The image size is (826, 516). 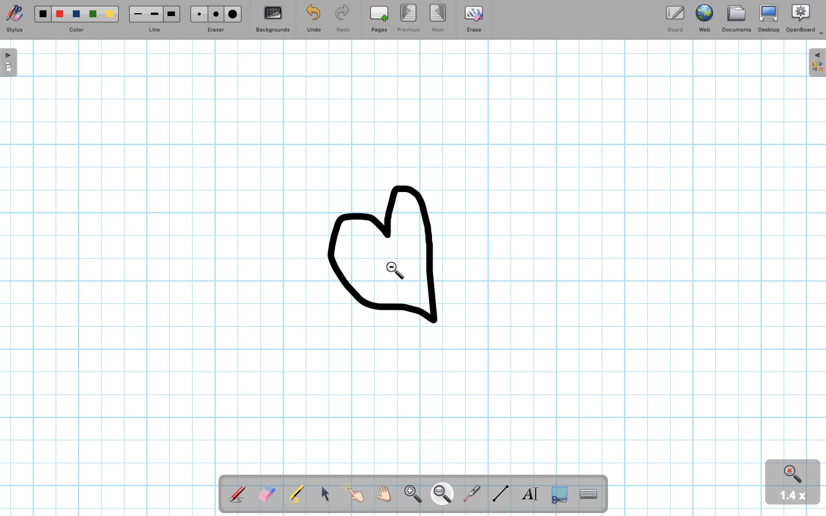 What do you see at coordinates (273, 19) in the screenshot?
I see `Backgrounds` at bounding box center [273, 19].